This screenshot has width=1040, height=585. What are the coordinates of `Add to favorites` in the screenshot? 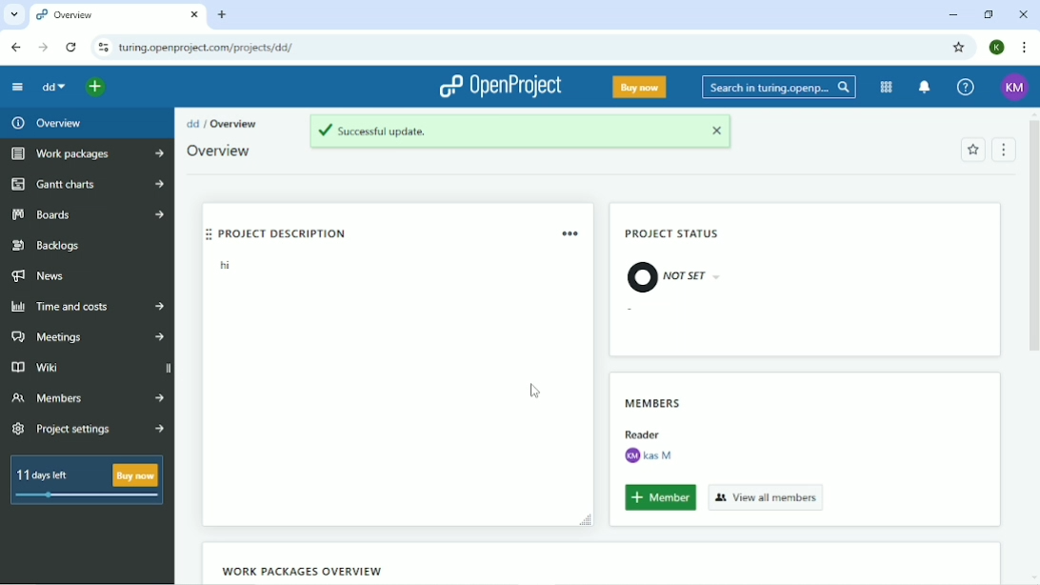 It's located at (972, 150).